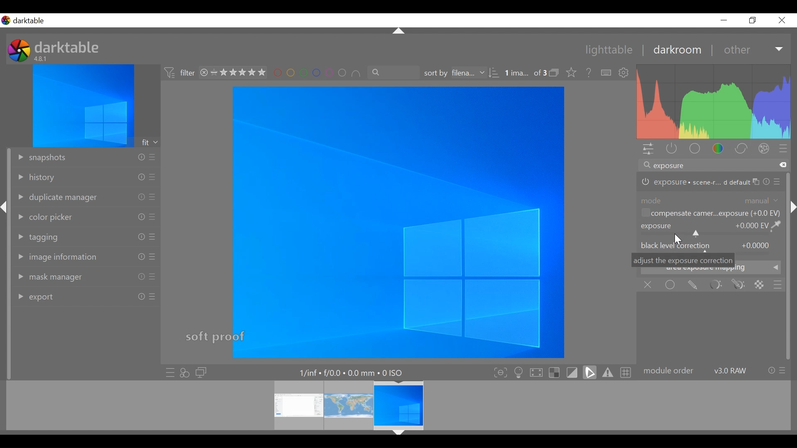  What do you see at coordinates (353, 372) in the screenshot?
I see `details` at bounding box center [353, 372].